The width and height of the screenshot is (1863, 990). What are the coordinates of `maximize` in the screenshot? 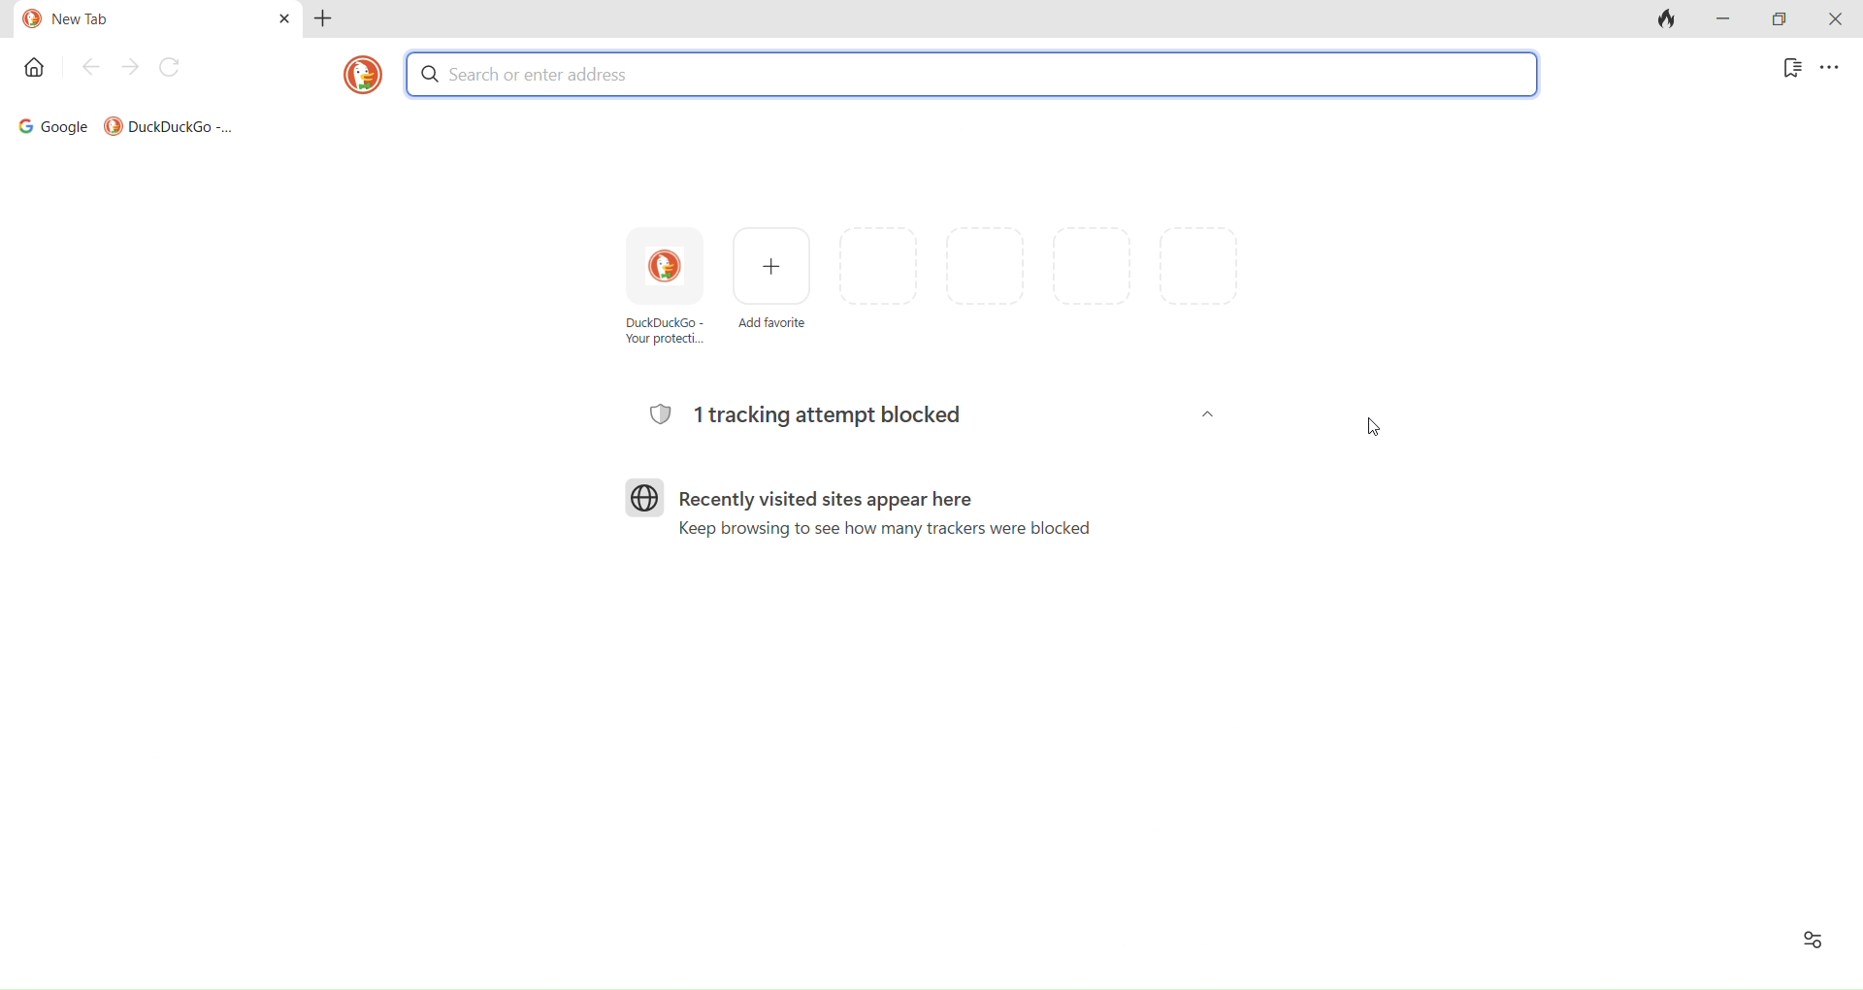 It's located at (1780, 17).